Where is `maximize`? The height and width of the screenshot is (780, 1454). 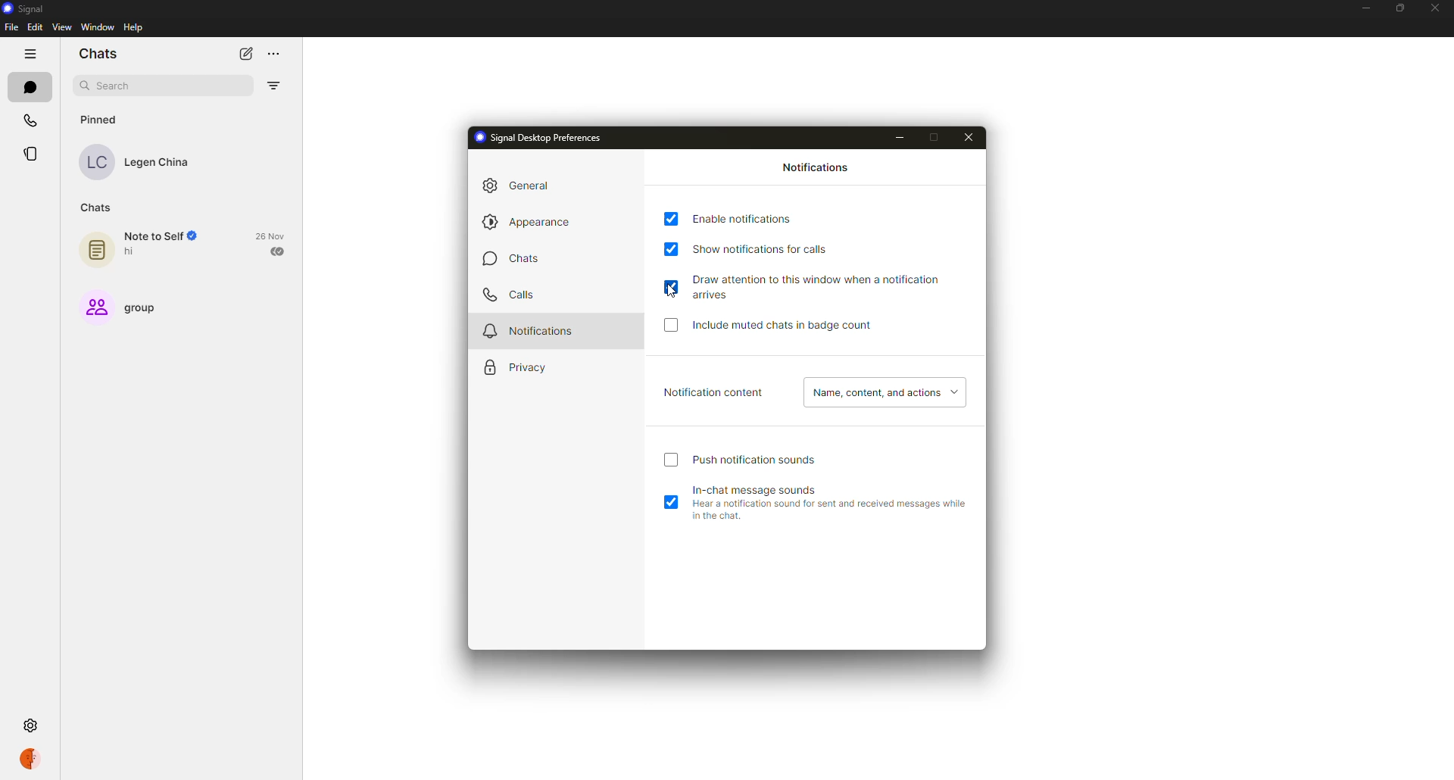 maximize is located at coordinates (937, 136).